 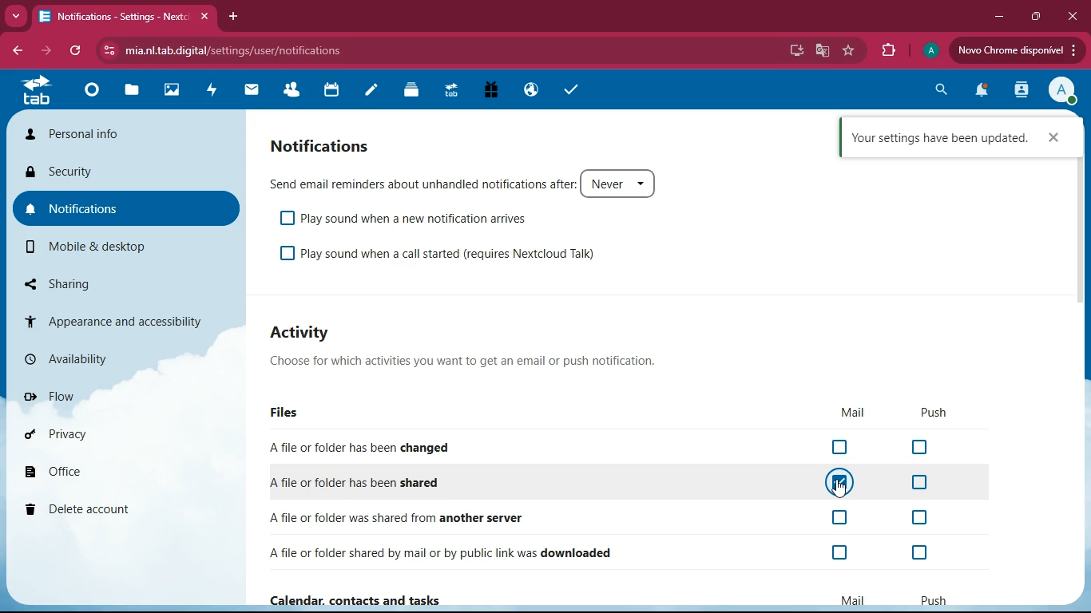 What do you see at coordinates (329, 143) in the screenshot?
I see `notifications` at bounding box center [329, 143].